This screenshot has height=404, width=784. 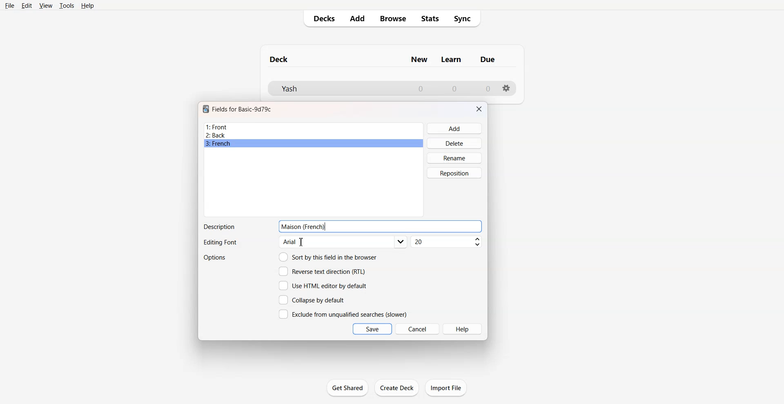 I want to click on Browse, so click(x=392, y=18).